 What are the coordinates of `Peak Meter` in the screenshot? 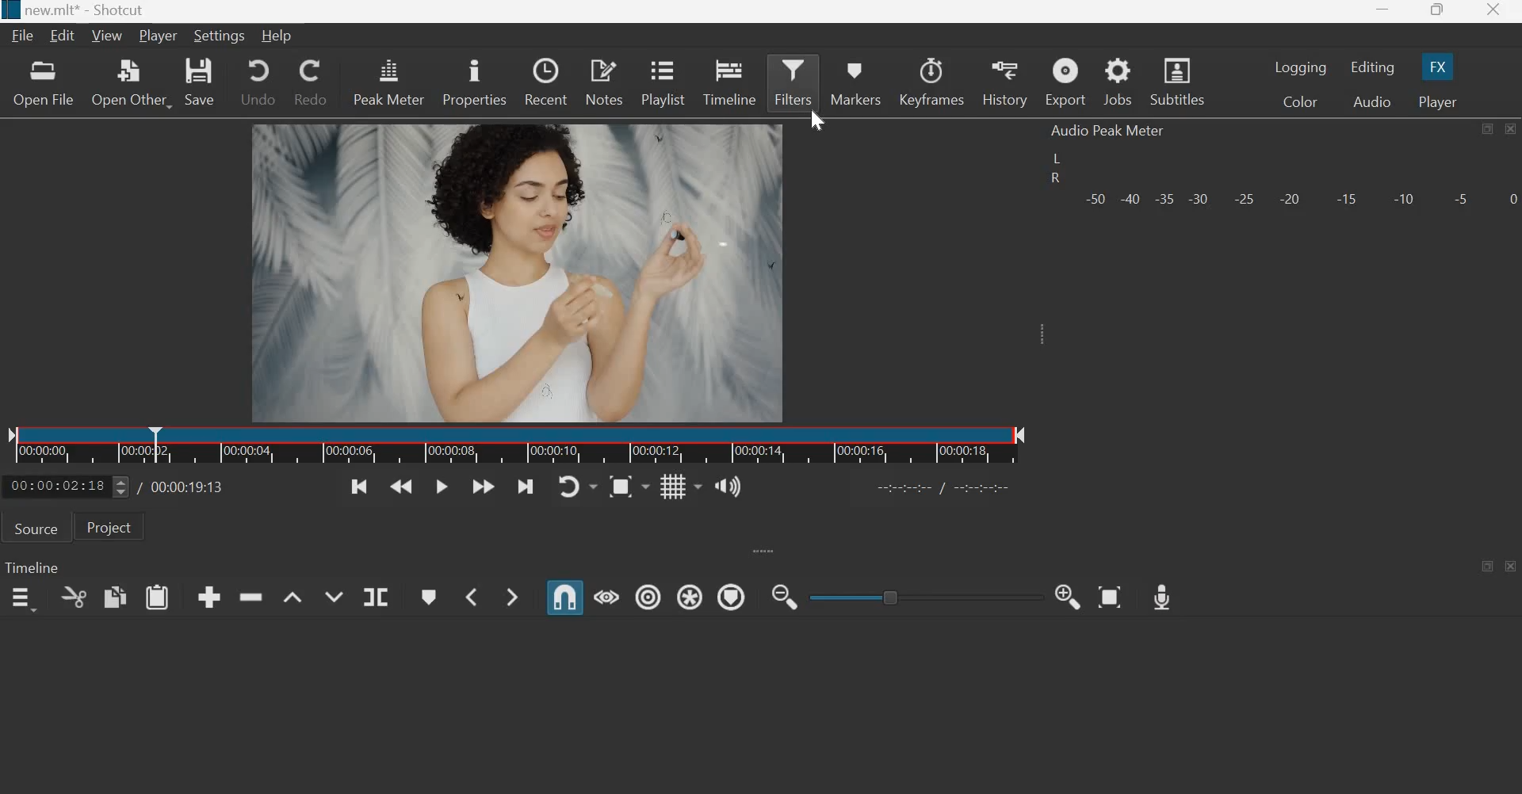 It's located at (389, 81).